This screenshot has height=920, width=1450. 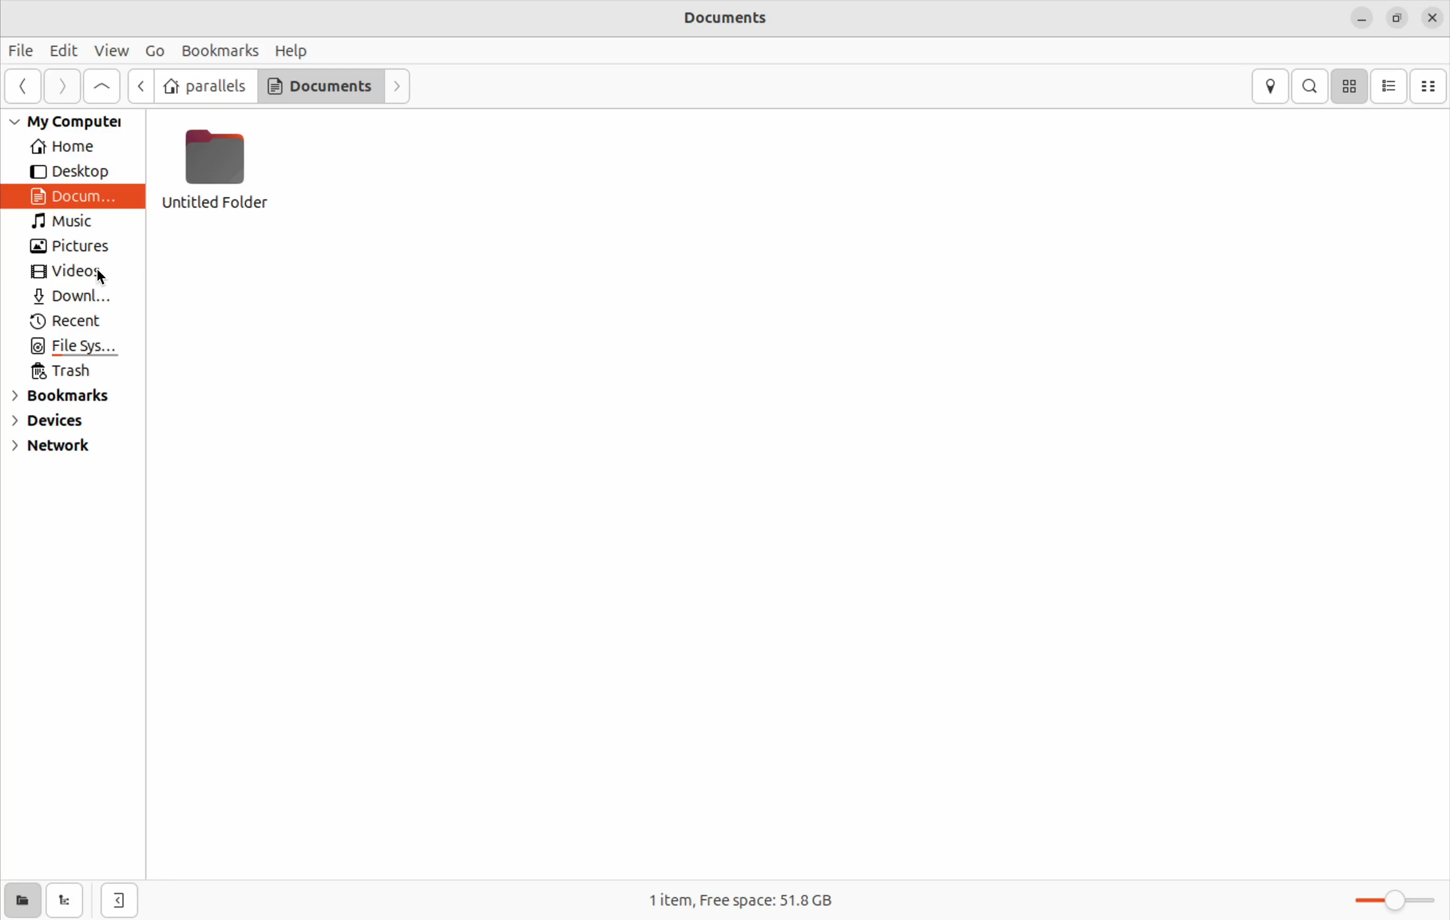 What do you see at coordinates (1394, 897) in the screenshot?
I see `toggle zoom` at bounding box center [1394, 897].